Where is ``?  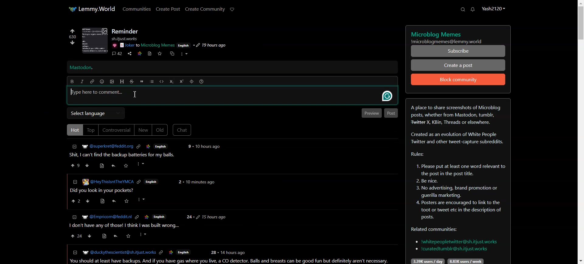  is located at coordinates (141, 164).